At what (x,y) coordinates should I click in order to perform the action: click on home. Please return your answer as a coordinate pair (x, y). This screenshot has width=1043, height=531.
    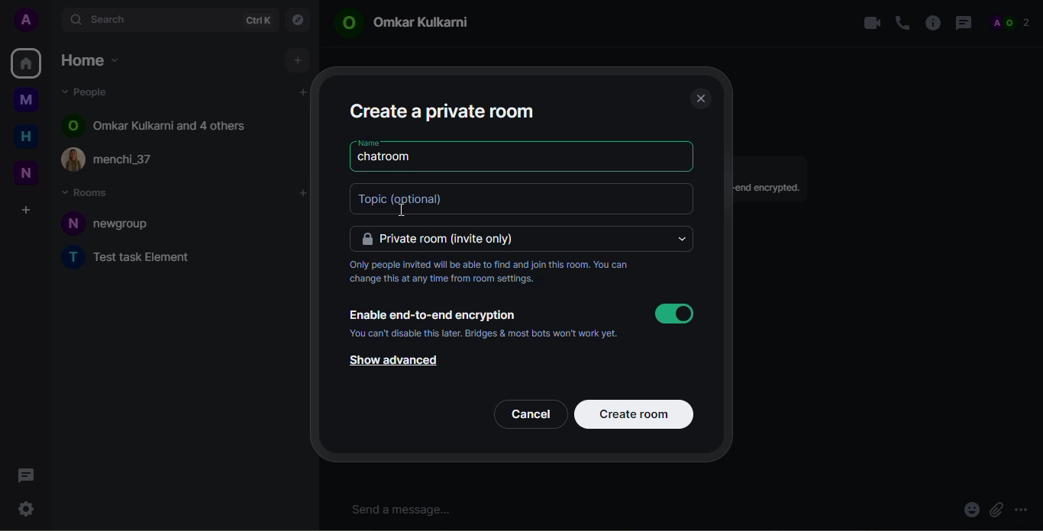
    Looking at the image, I should click on (93, 63).